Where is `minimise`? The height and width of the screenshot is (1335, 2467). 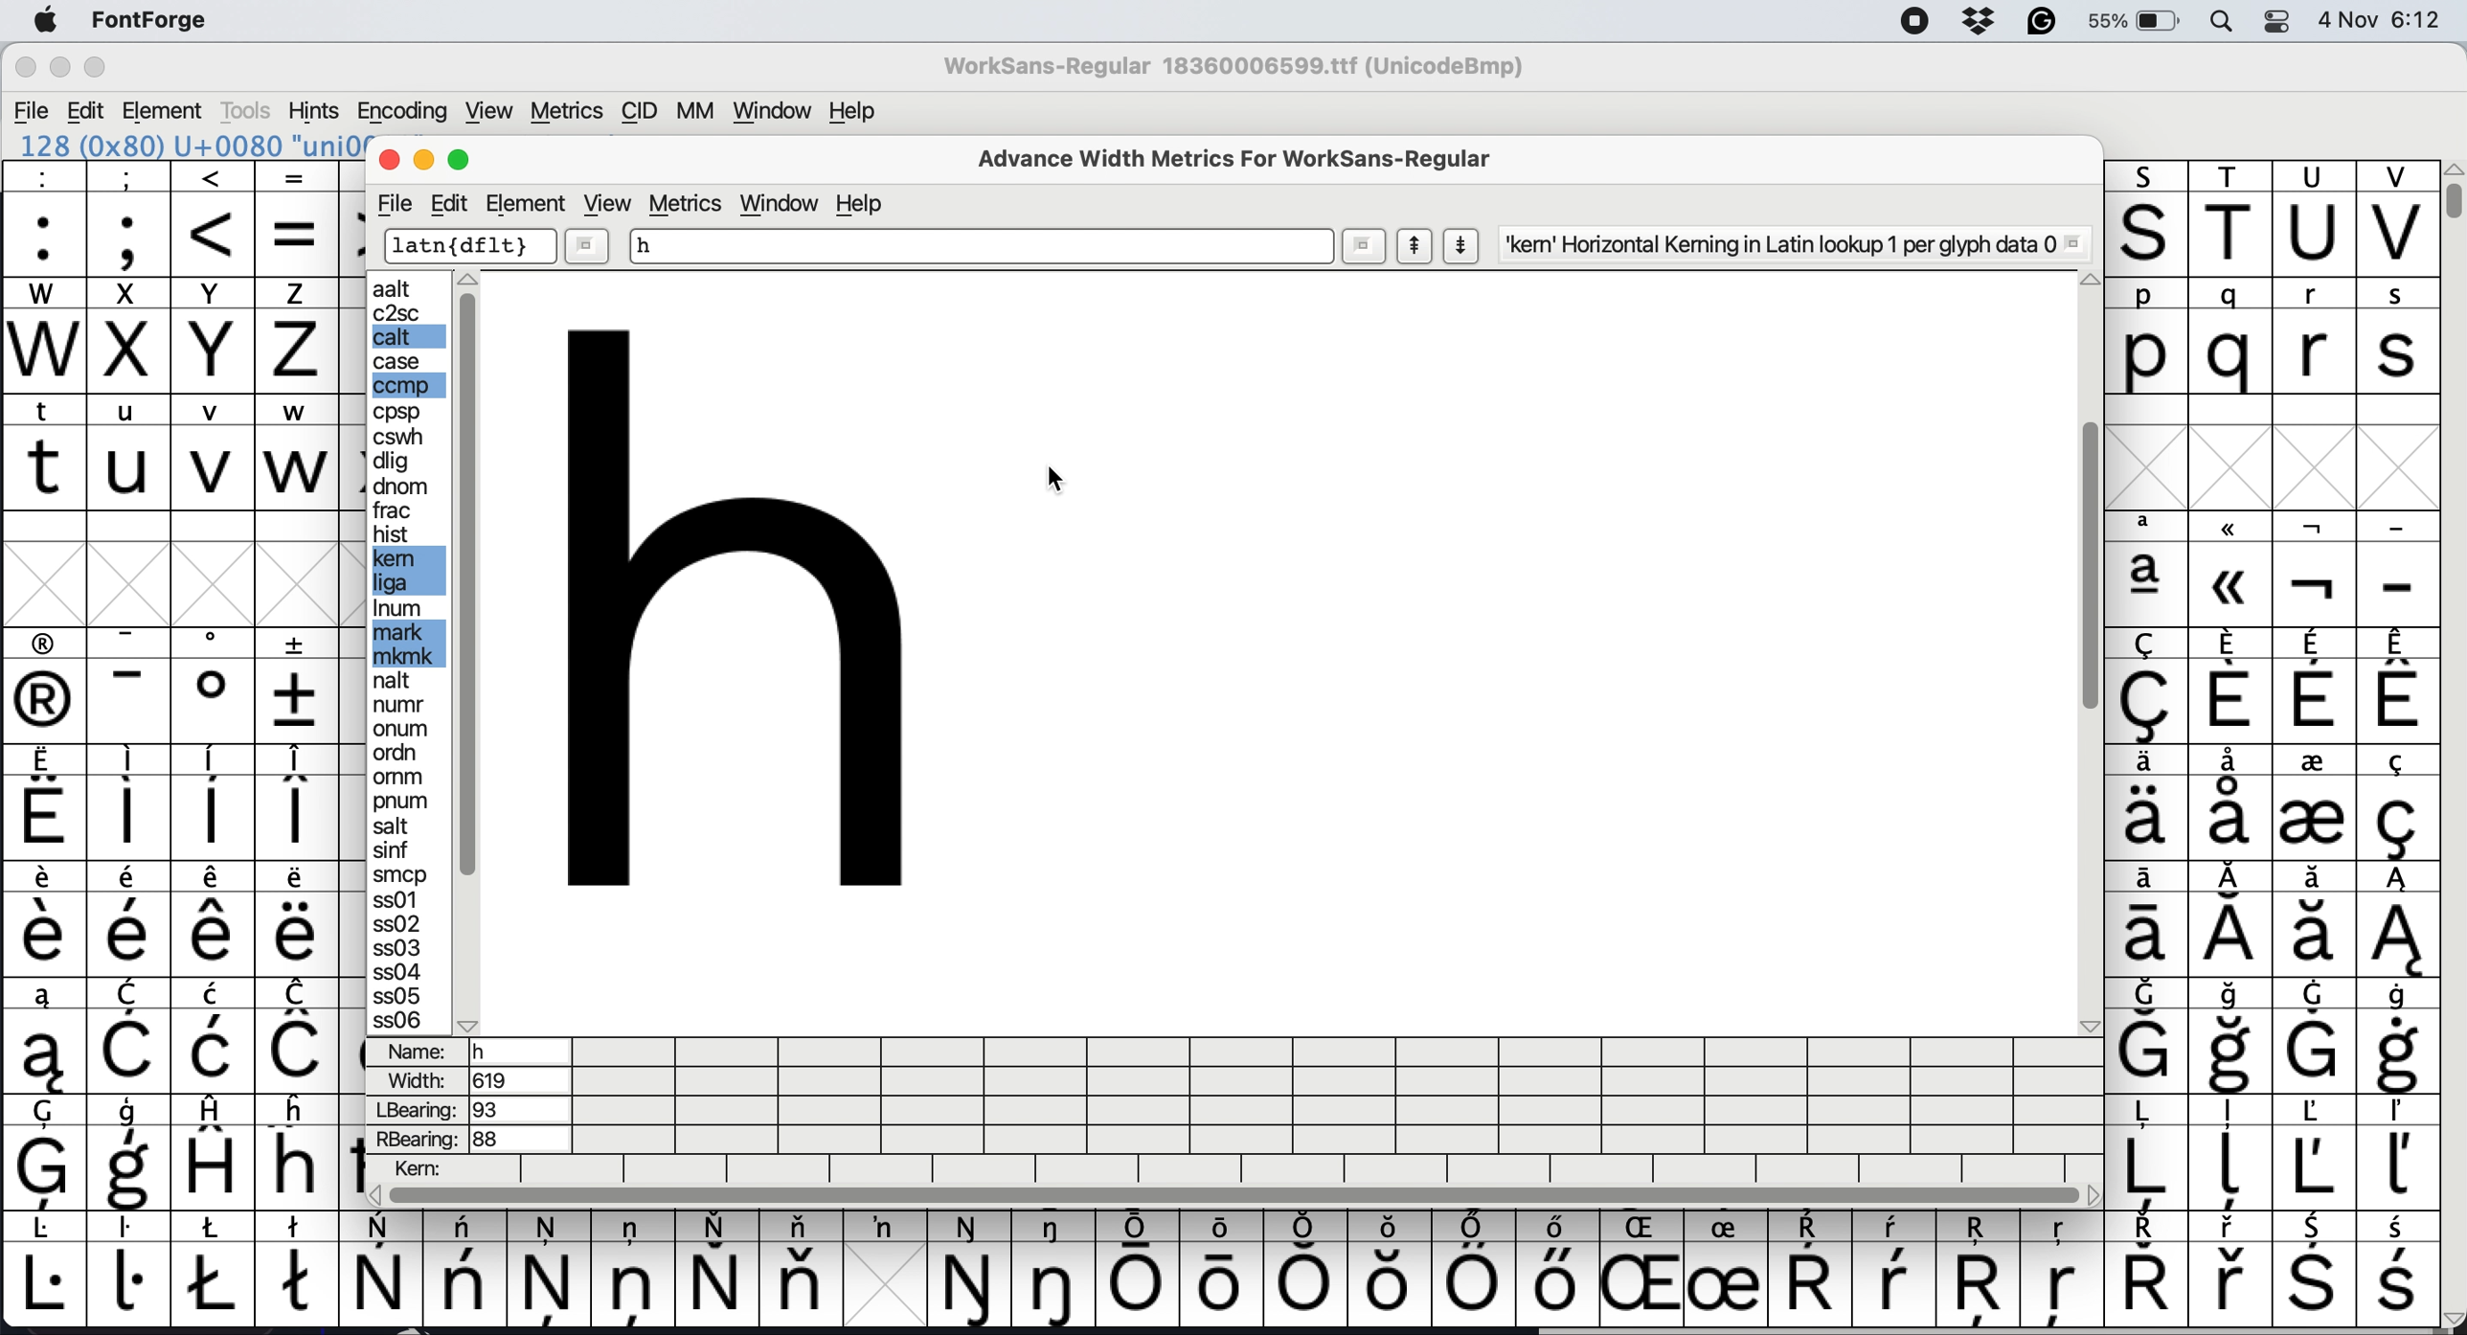
minimise is located at coordinates (421, 160).